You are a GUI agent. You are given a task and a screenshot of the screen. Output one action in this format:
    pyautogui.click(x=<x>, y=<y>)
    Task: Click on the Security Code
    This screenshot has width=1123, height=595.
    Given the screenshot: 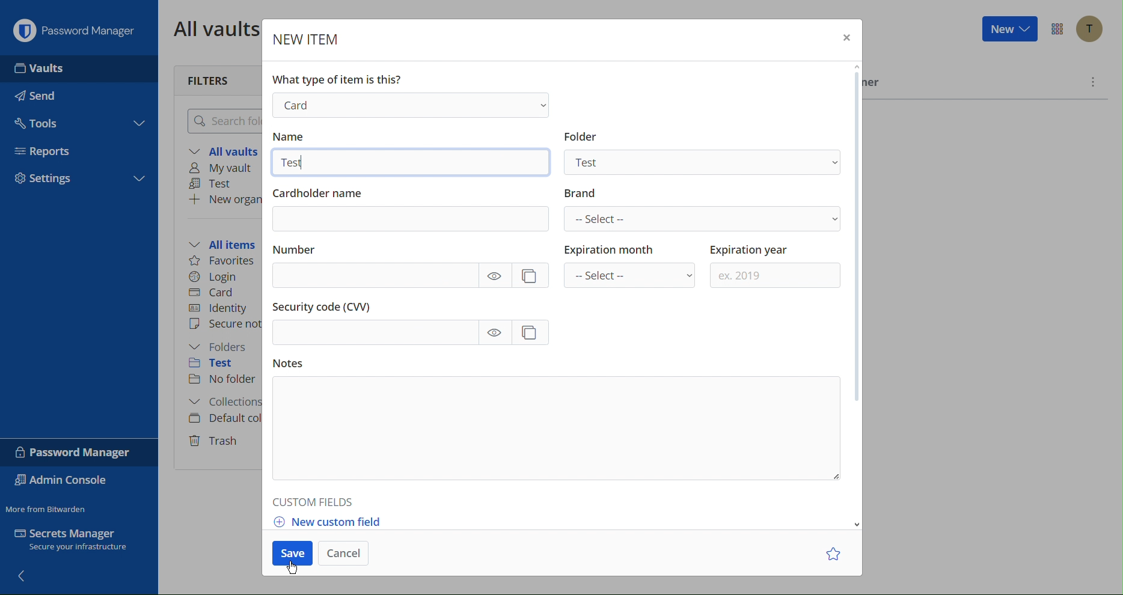 What is the action you would take?
    pyautogui.click(x=414, y=323)
    